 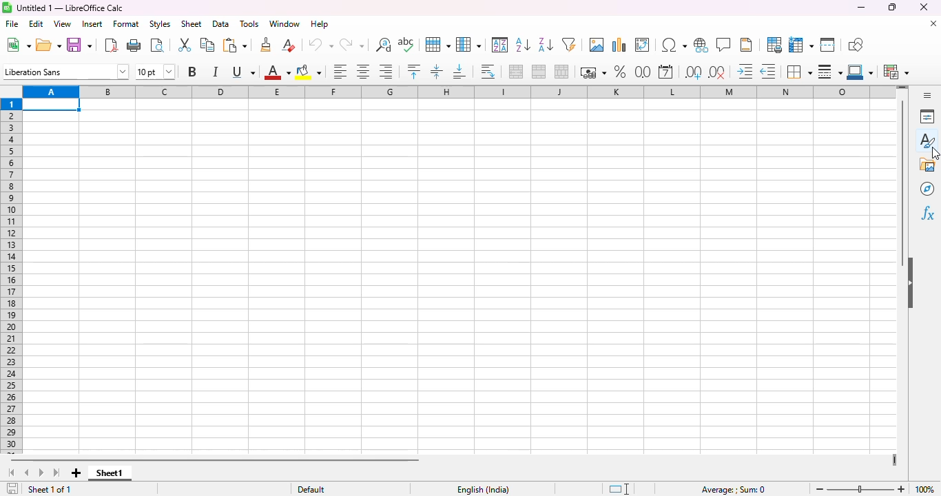 What do you see at coordinates (7, 8) in the screenshot?
I see `logo` at bounding box center [7, 8].